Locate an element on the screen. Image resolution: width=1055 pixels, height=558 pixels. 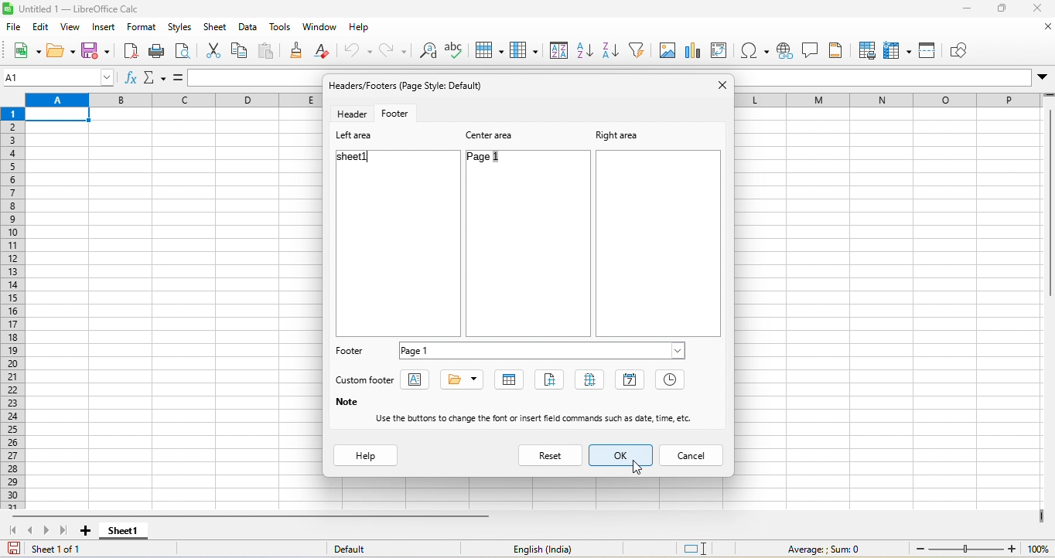
insert is located at coordinates (104, 29).